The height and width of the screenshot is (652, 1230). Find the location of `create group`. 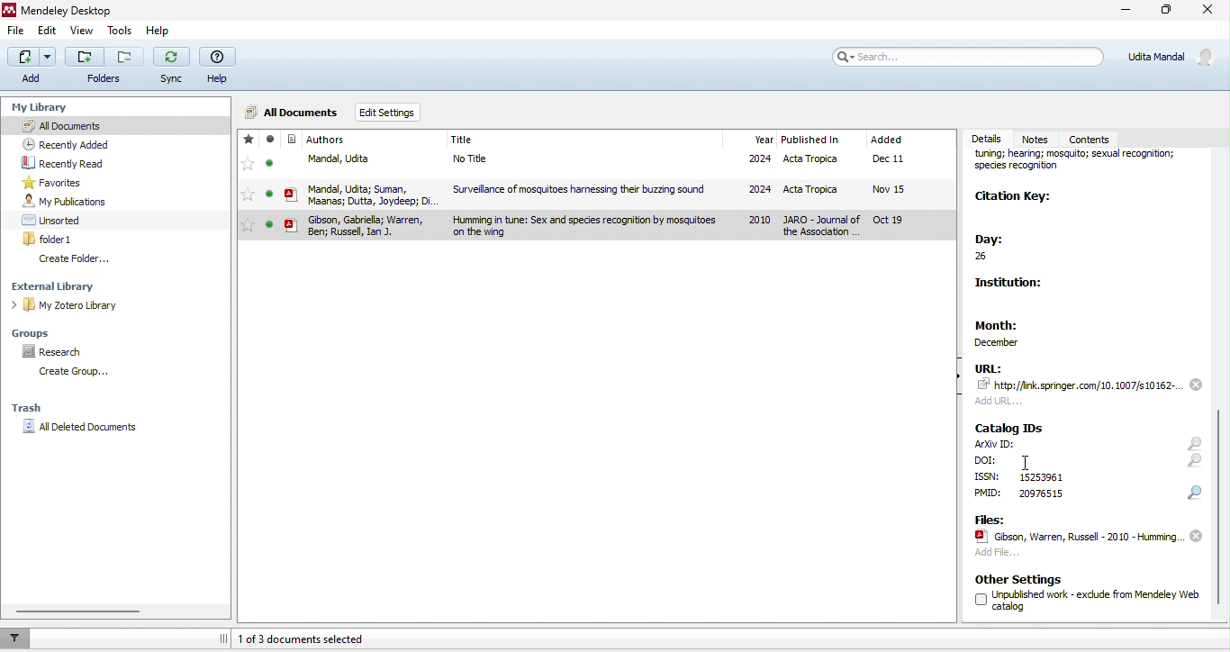

create group is located at coordinates (70, 372).